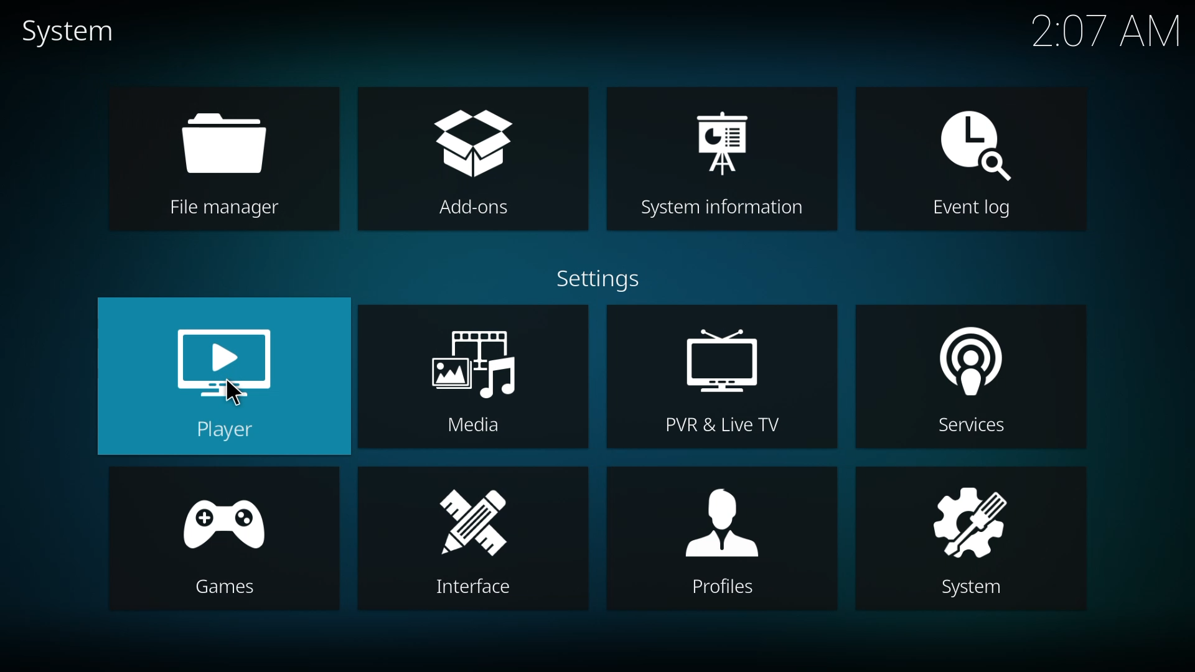 The height and width of the screenshot is (672, 1195). What do you see at coordinates (971, 159) in the screenshot?
I see `event log` at bounding box center [971, 159].